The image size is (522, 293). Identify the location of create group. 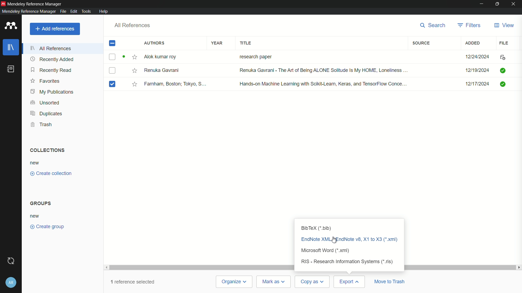
(46, 226).